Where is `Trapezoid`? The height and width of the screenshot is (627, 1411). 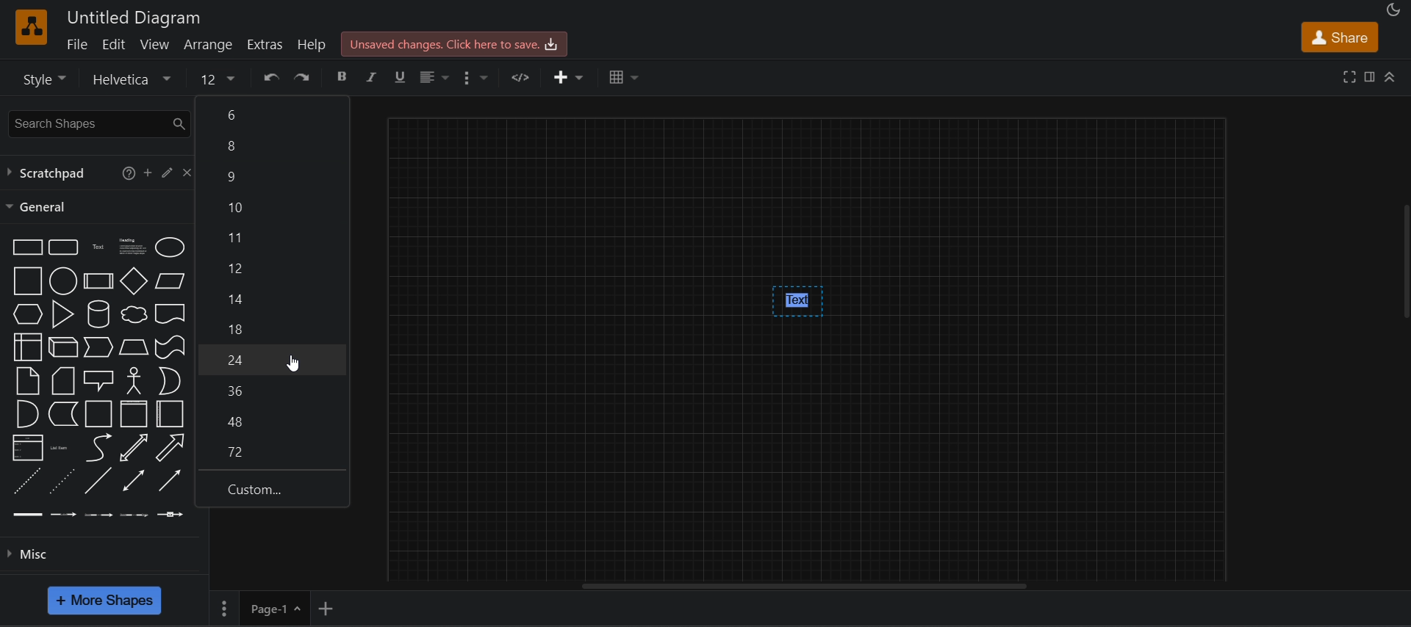 Trapezoid is located at coordinates (134, 347).